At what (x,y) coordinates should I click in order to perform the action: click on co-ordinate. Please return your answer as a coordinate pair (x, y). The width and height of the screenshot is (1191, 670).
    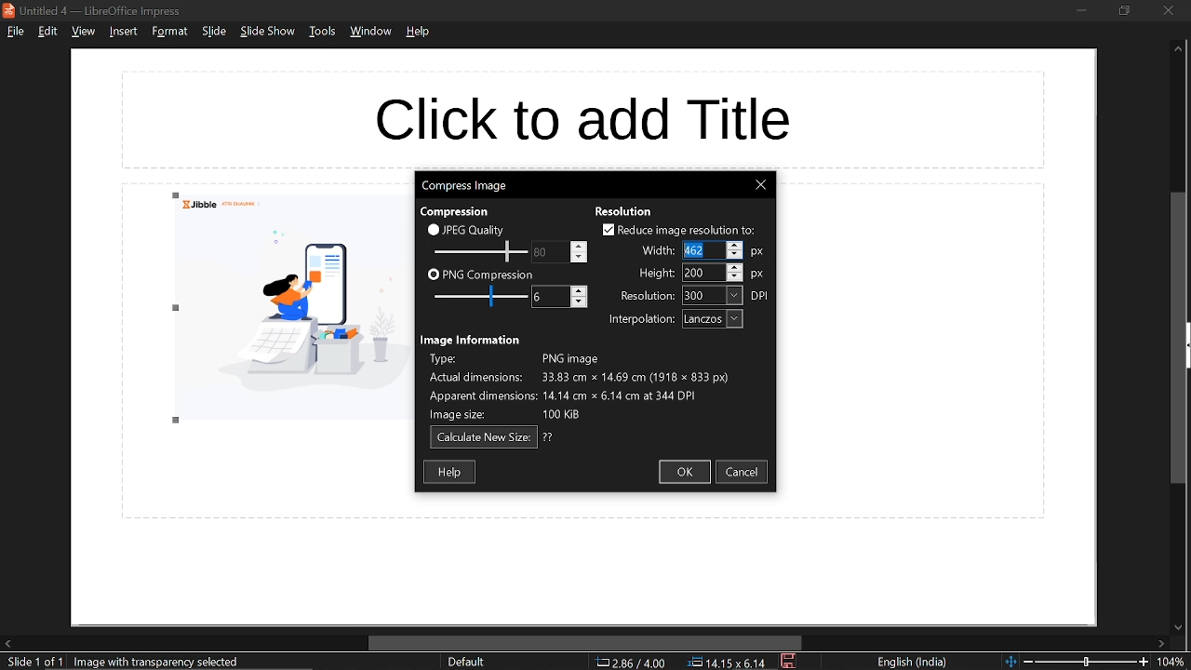
    Looking at the image, I should click on (631, 662).